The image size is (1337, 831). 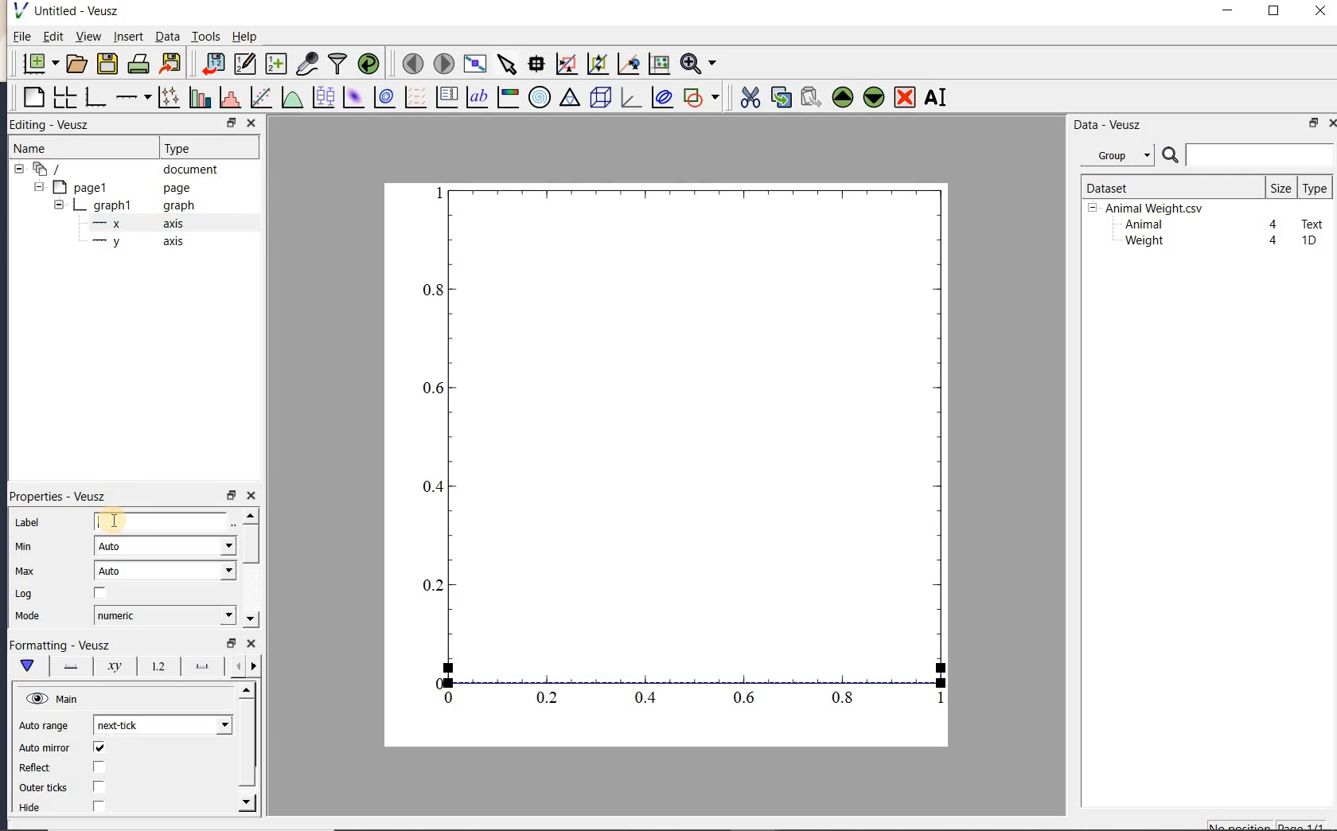 I want to click on Text, so click(x=1313, y=222).